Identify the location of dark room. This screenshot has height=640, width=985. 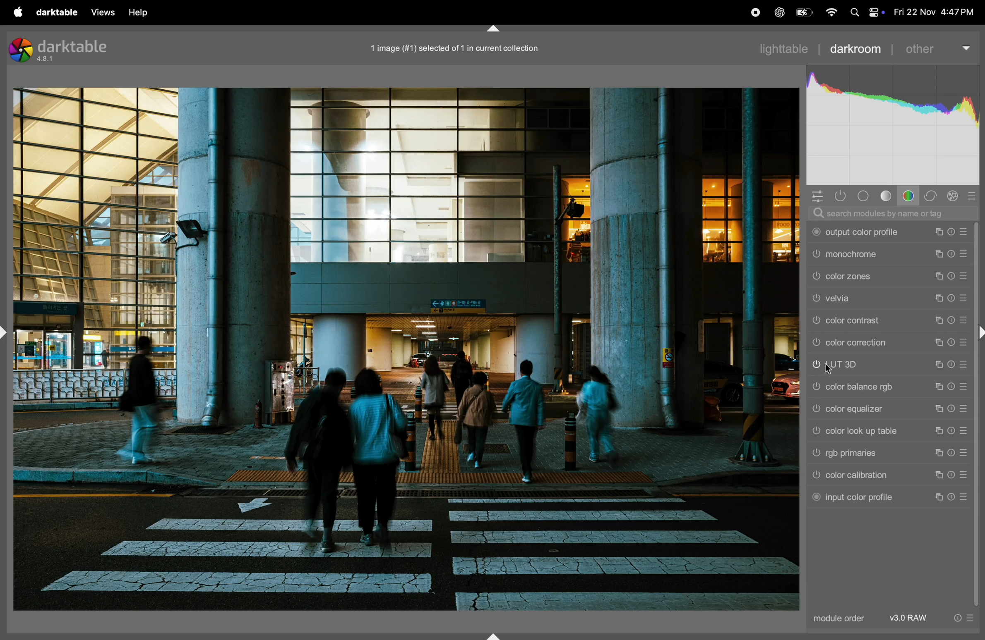
(858, 48).